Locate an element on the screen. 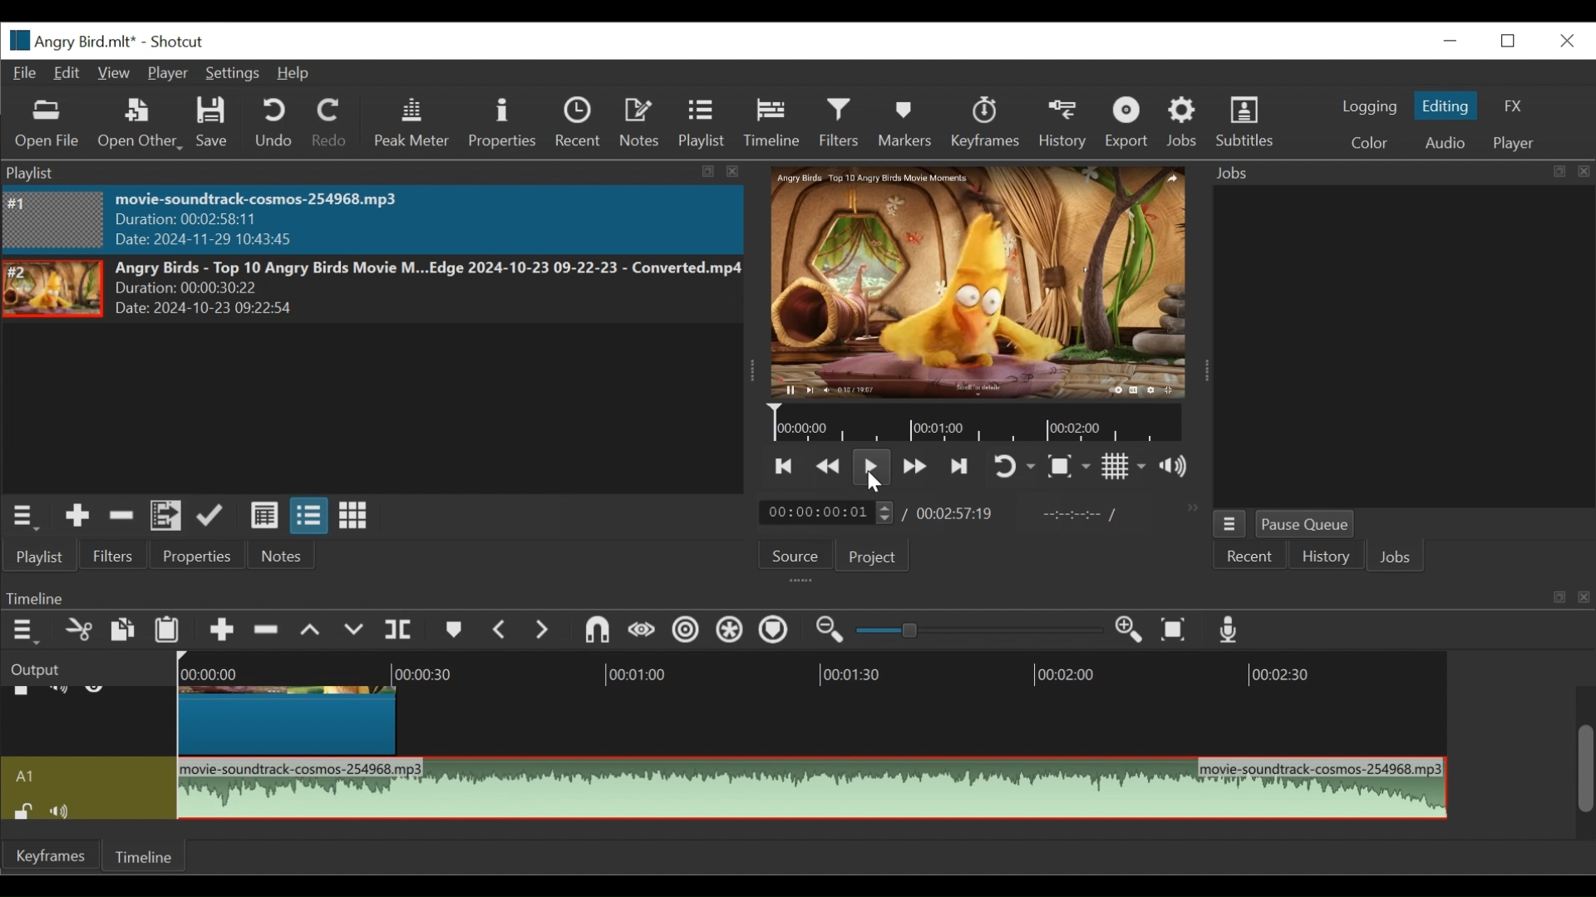 The width and height of the screenshot is (1596, 897). Recent is located at coordinates (1245, 559).